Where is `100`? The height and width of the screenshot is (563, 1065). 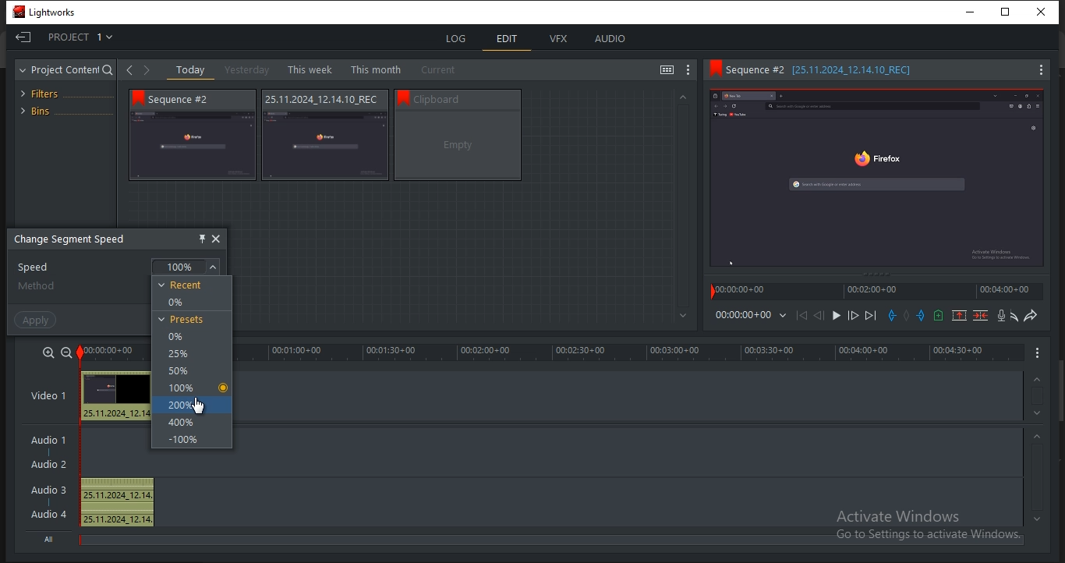
100 is located at coordinates (181, 388).